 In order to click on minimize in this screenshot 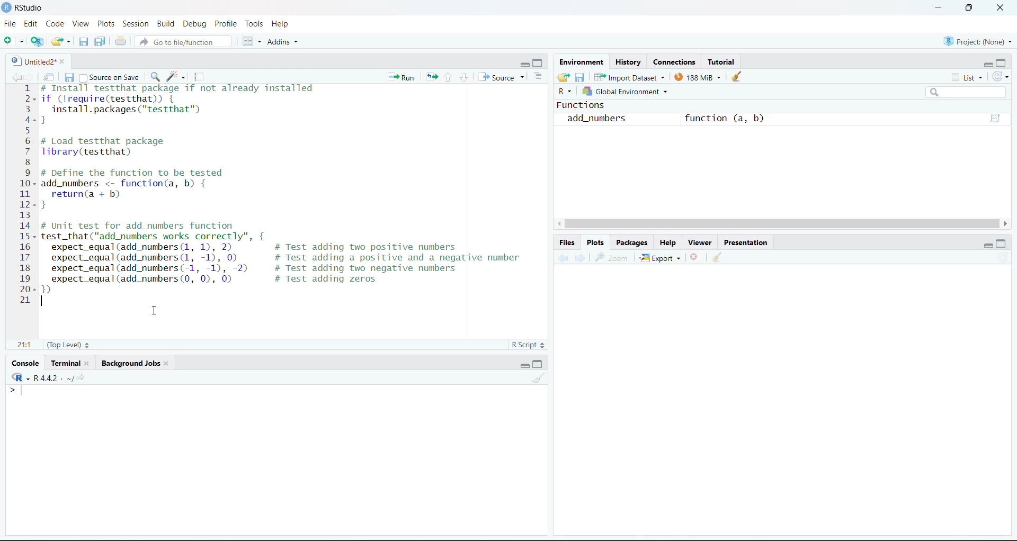, I will do `click(940, 6)`.